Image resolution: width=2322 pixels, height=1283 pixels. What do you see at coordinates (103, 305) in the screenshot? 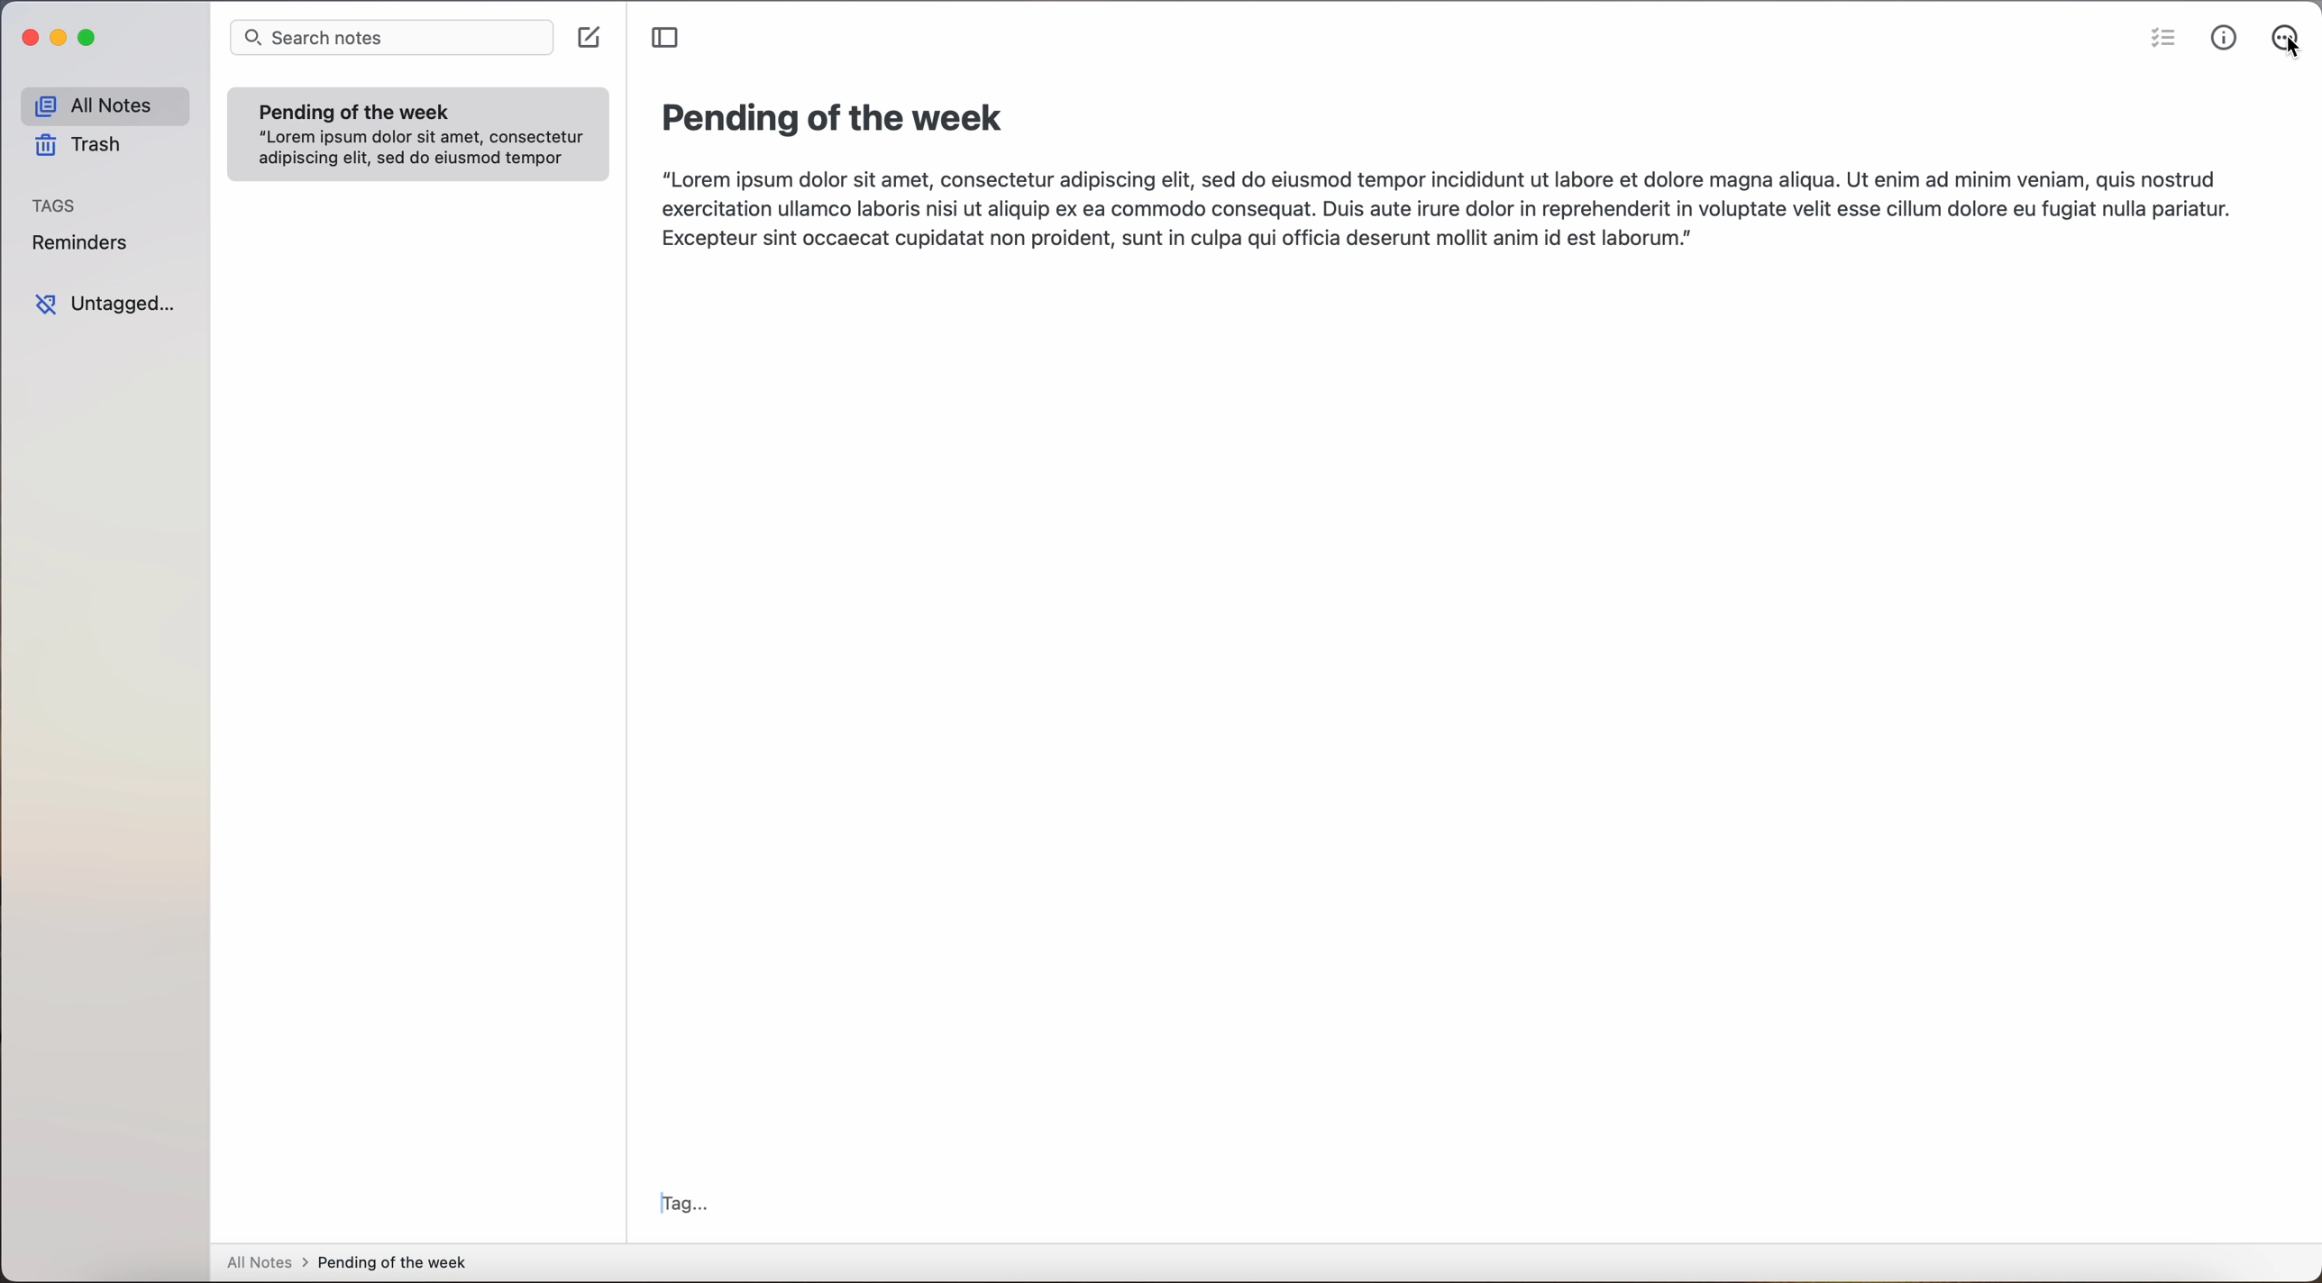
I see `untagged` at bounding box center [103, 305].